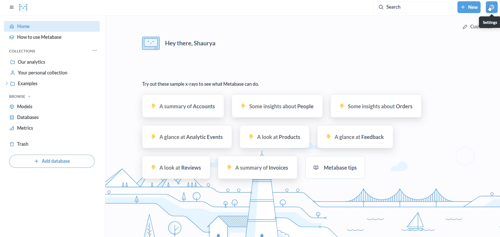 The width and height of the screenshot is (500, 237). Describe the element at coordinates (21, 83) in the screenshot. I see `> [O Examples` at that location.